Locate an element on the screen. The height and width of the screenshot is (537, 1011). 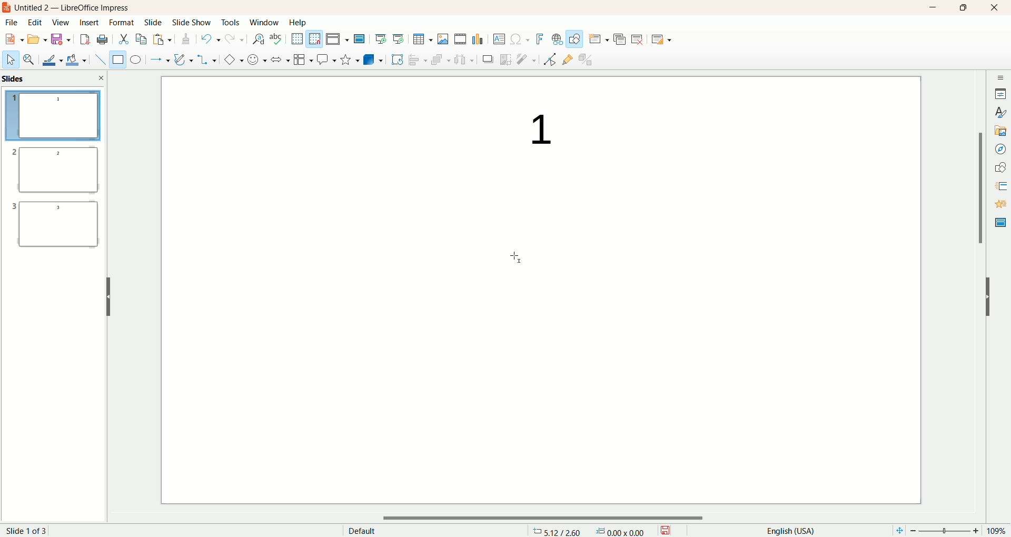
save is located at coordinates (61, 40).